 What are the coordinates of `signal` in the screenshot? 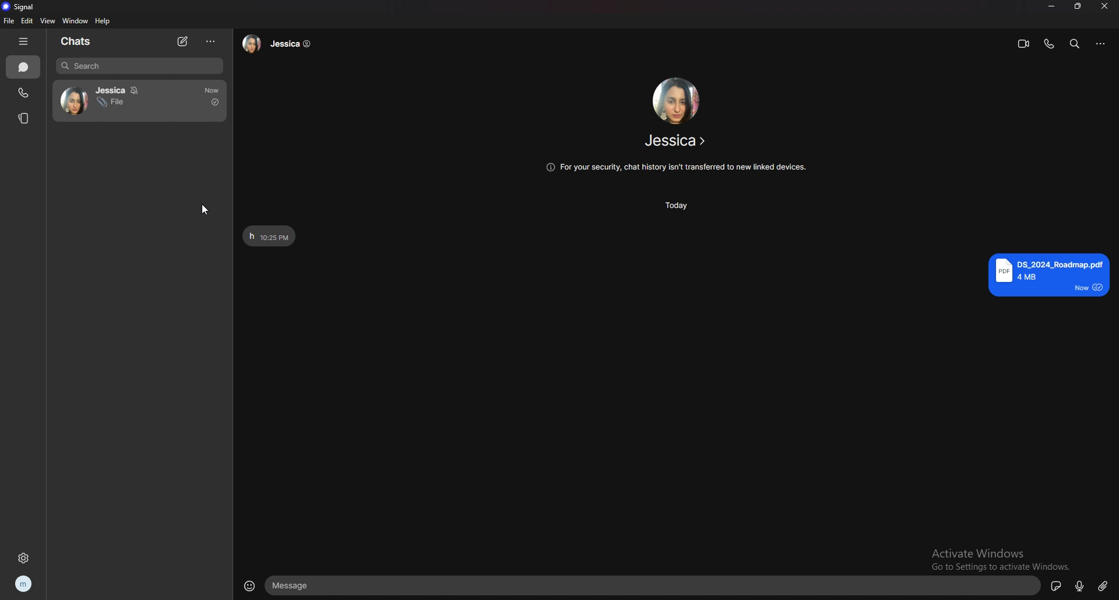 It's located at (18, 7).